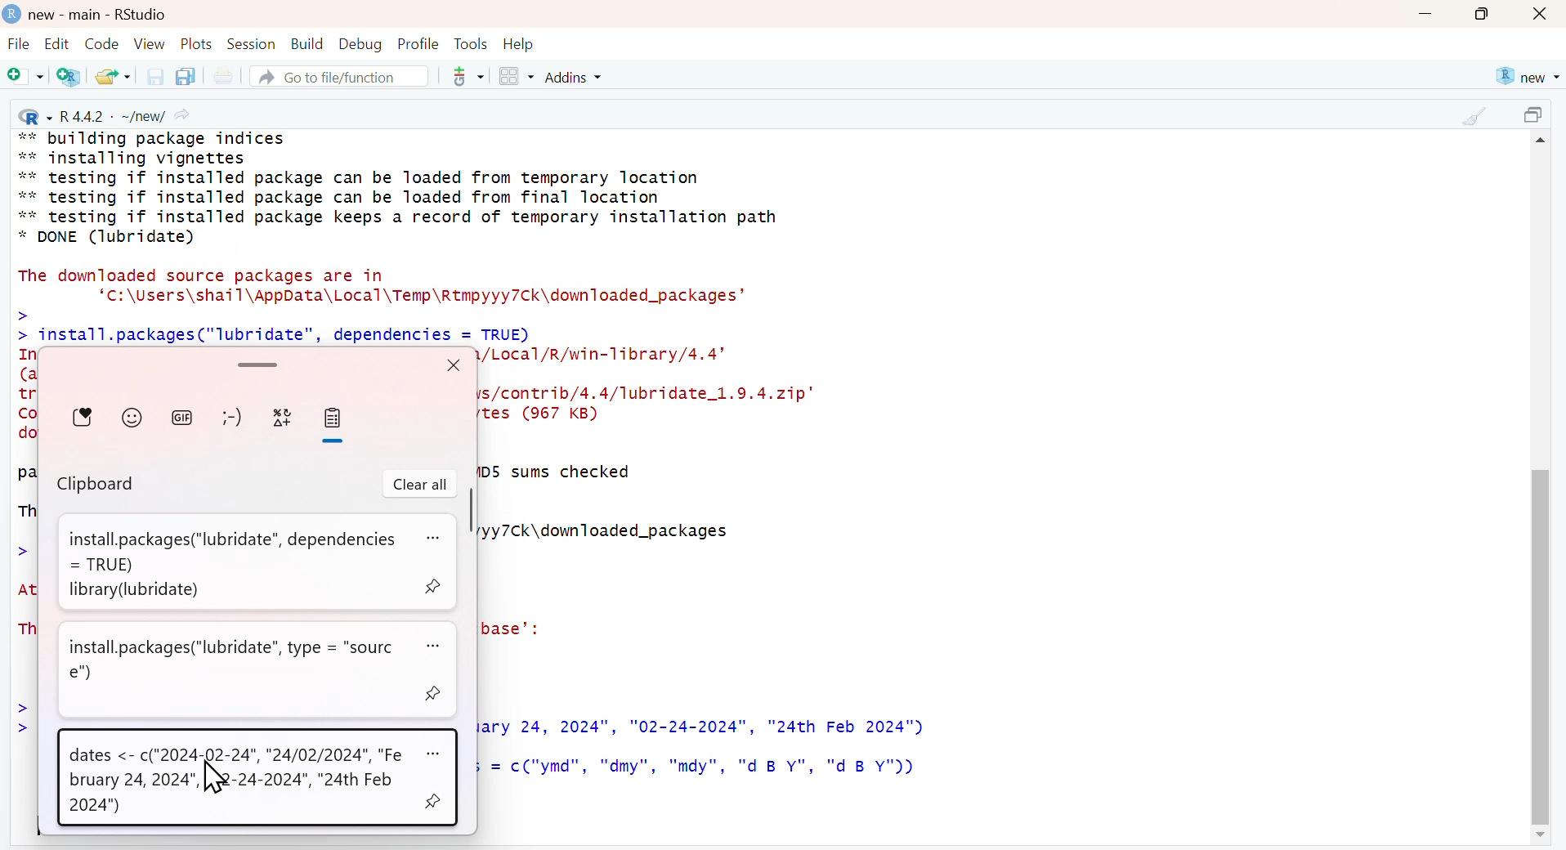 The height and width of the screenshot is (850, 1566). I want to click on pin, so click(436, 694).